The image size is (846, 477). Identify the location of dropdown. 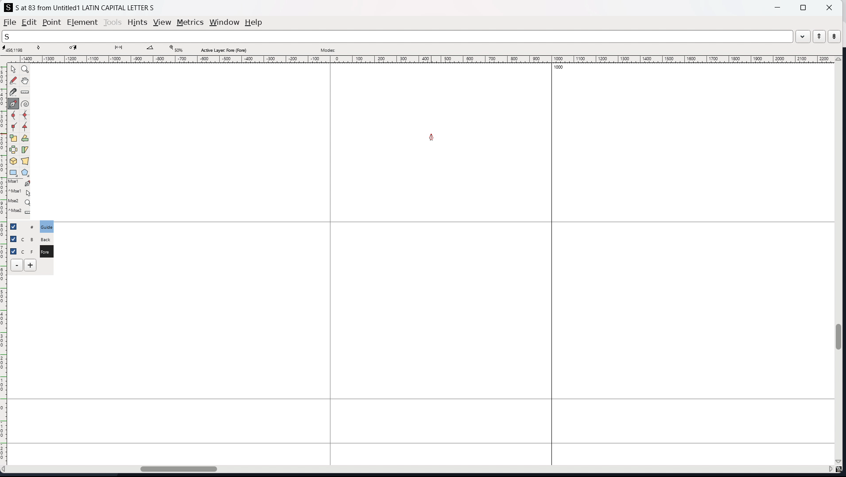
(803, 36).